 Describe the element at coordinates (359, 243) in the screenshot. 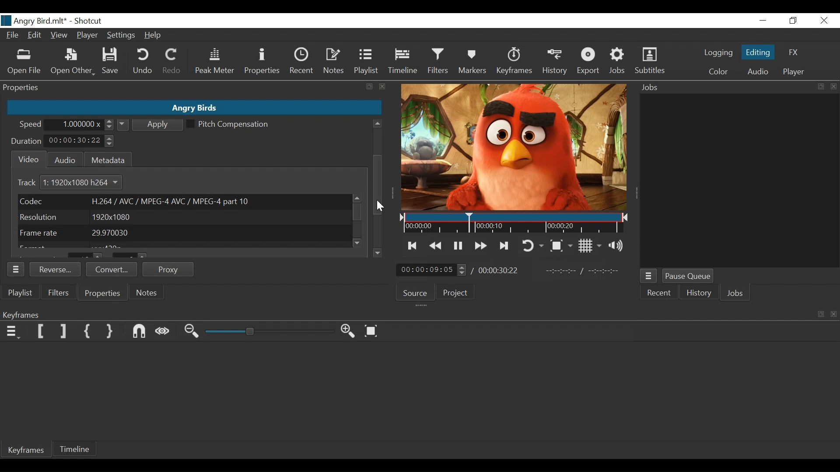

I see `Scroll down` at that location.